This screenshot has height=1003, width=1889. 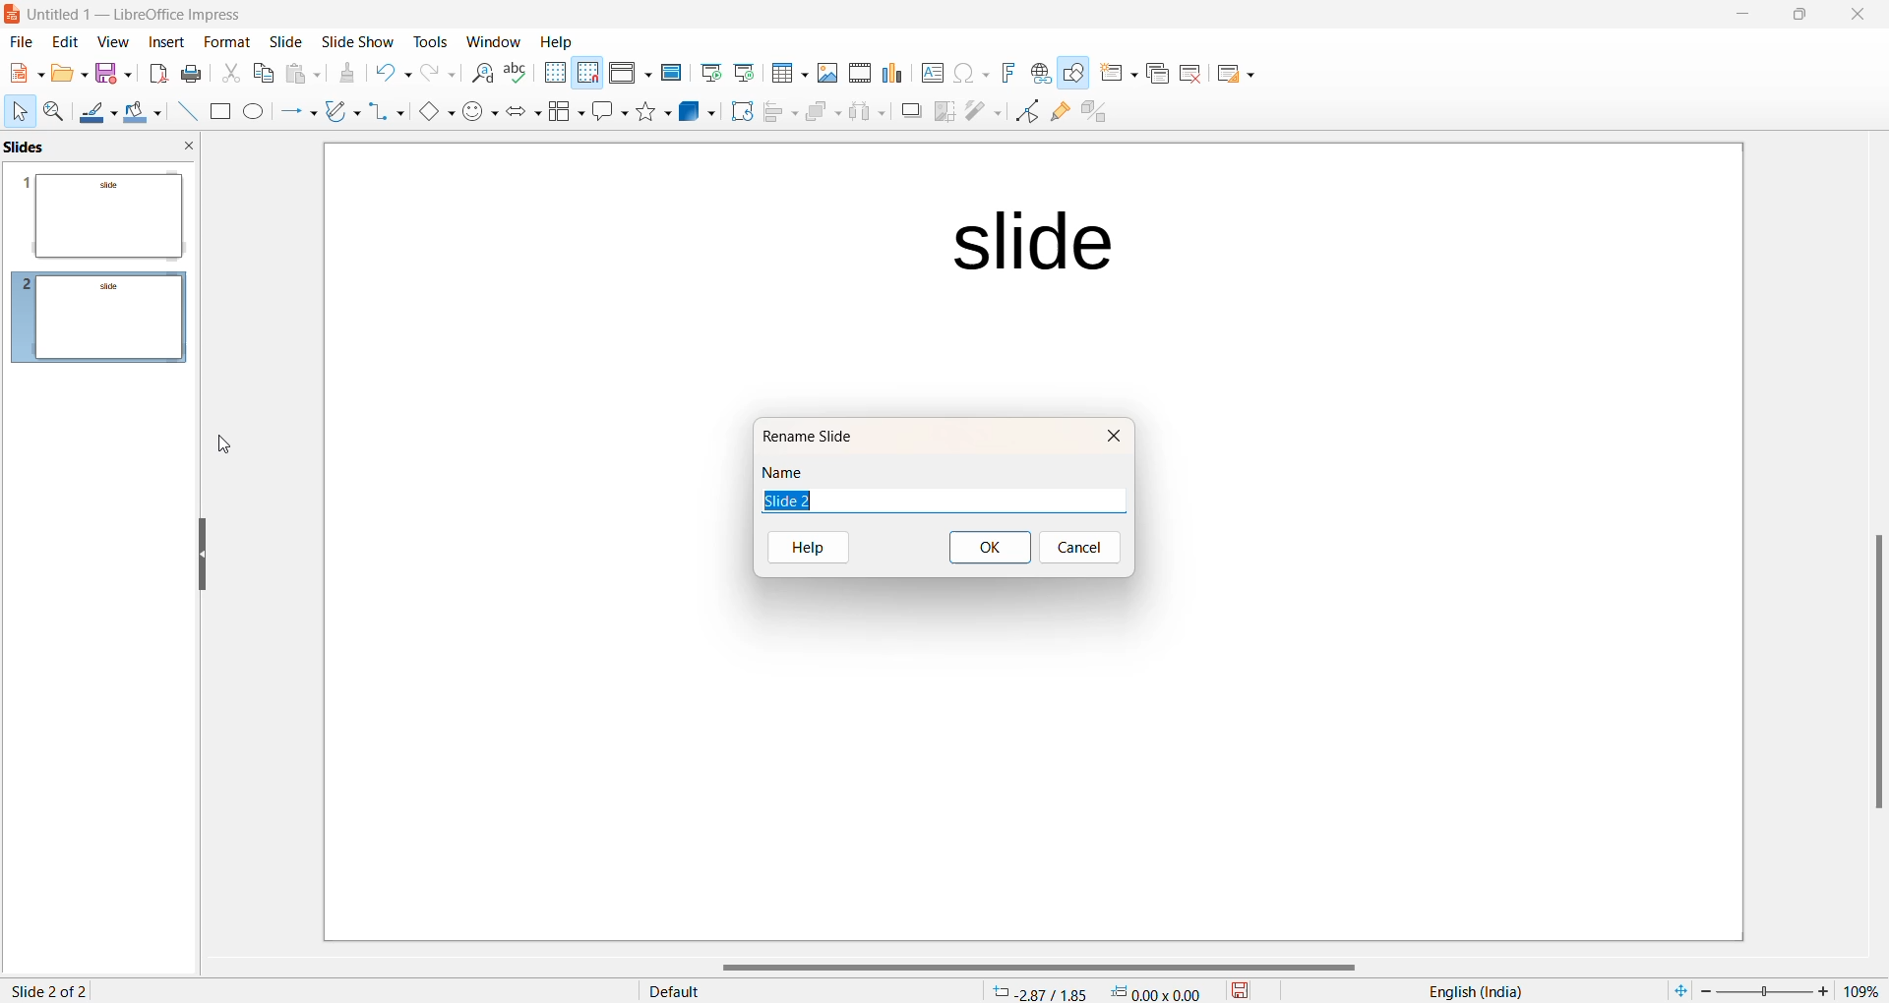 I want to click on current name, so click(x=800, y=501).